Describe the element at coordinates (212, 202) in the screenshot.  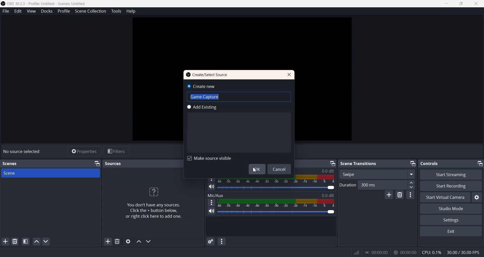
I see `More` at that location.